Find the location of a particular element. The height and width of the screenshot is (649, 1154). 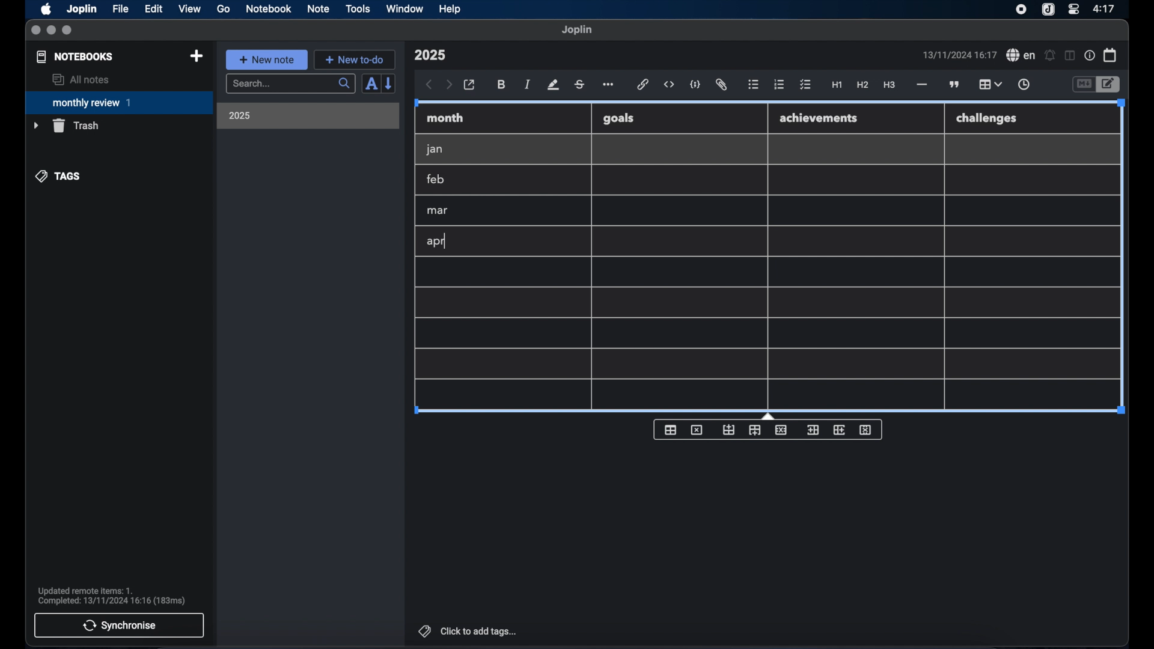

goals is located at coordinates (618, 118).